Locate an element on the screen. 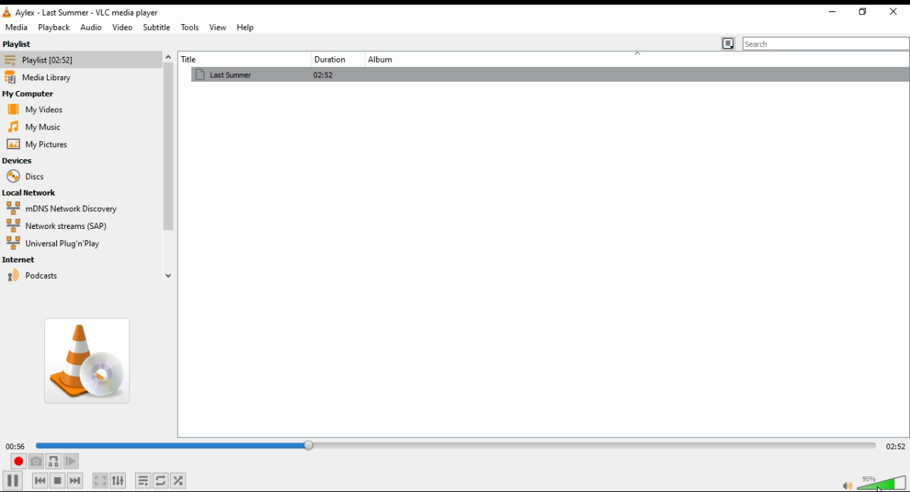 The image size is (910, 492). 00:56 is located at coordinates (17, 446).